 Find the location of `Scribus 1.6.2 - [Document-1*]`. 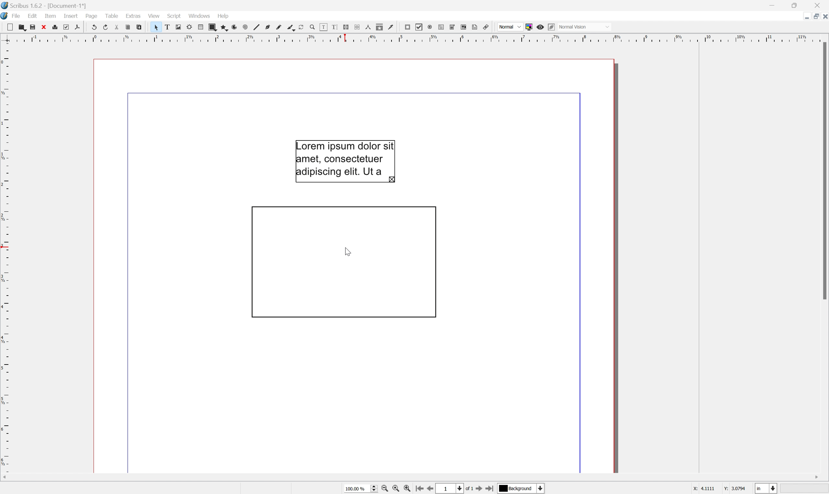

Scribus 1.6.2 - [Document-1*] is located at coordinates (43, 6).